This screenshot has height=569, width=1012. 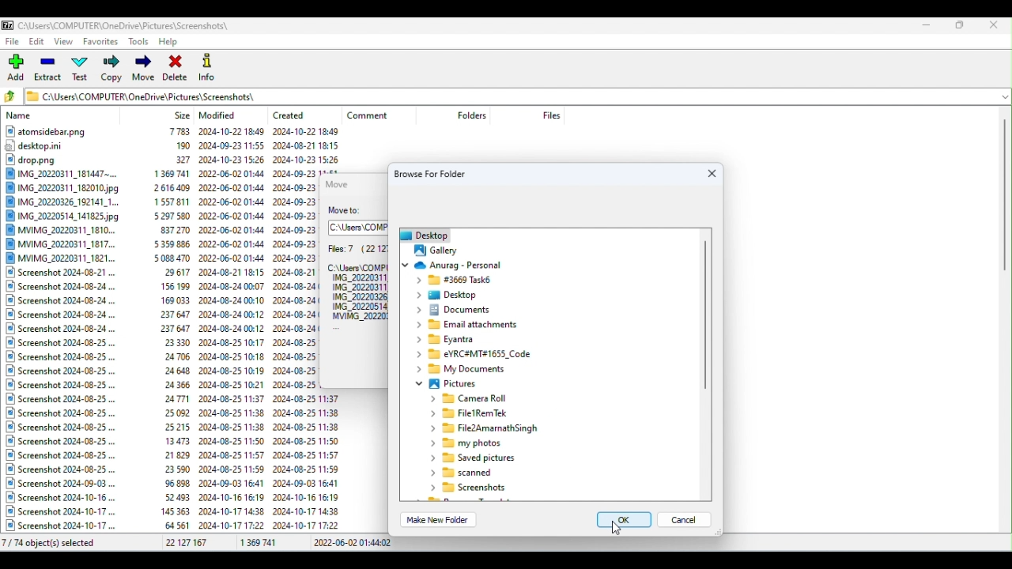 I want to click on Pictures, so click(x=445, y=386).